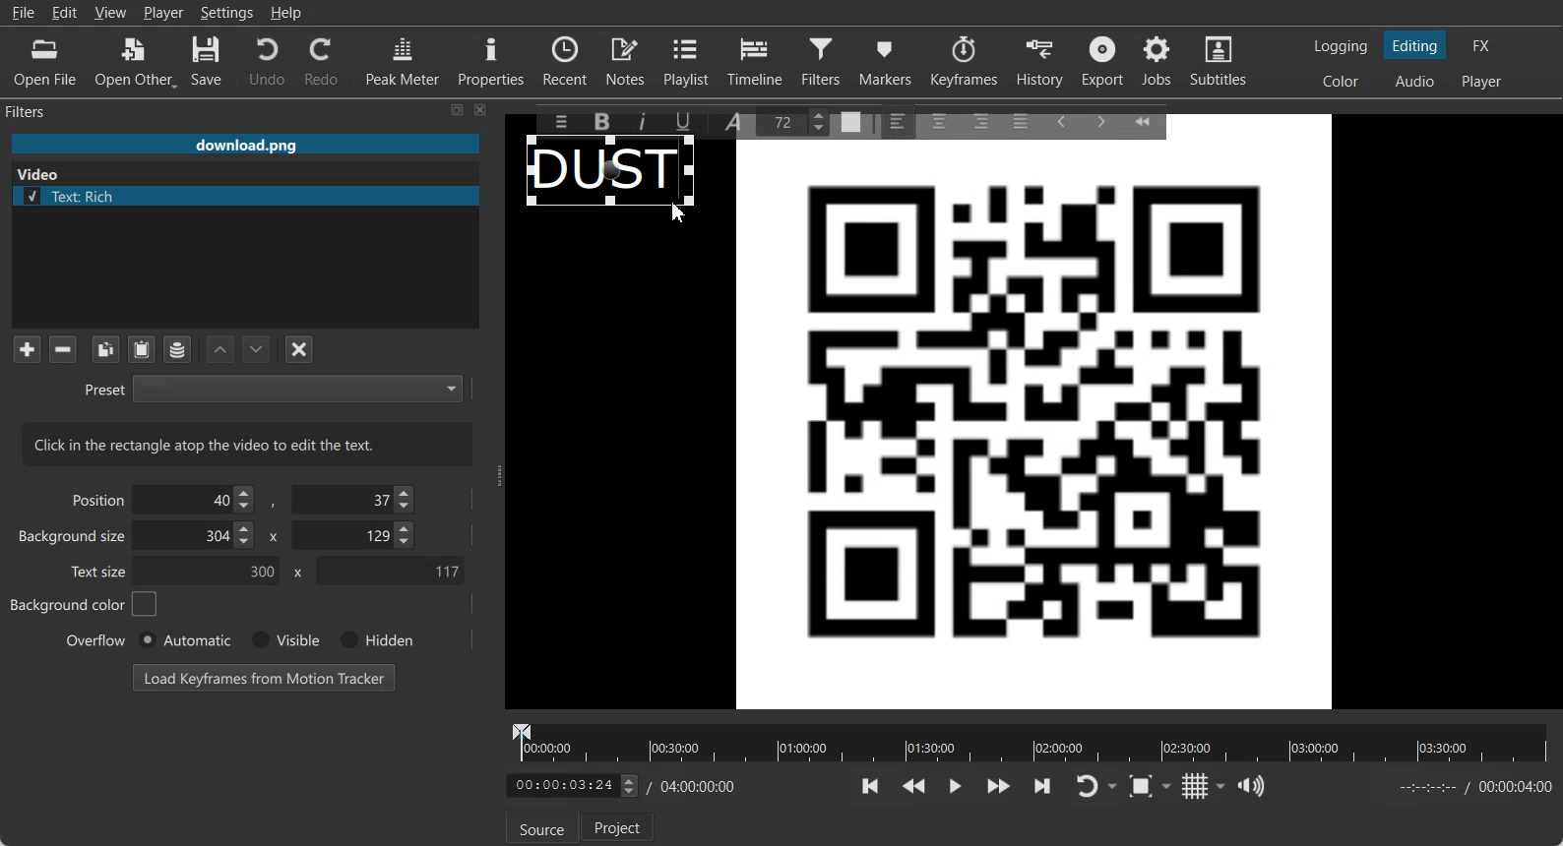  What do you see at coordinates (323, 61) in the screenshot?
I see `Redo` at bounding box center [323, 61].